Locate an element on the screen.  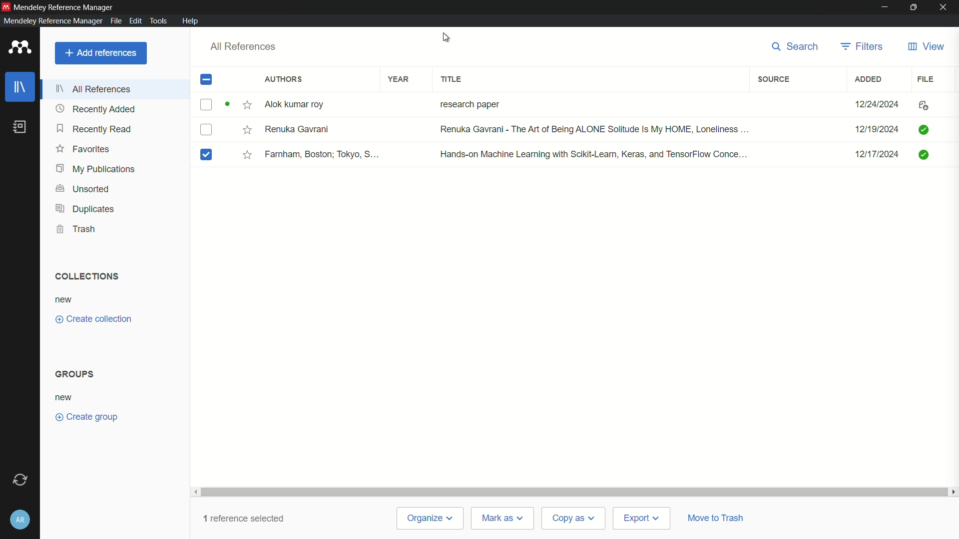
scroll right is located at coordinates (953, 492).